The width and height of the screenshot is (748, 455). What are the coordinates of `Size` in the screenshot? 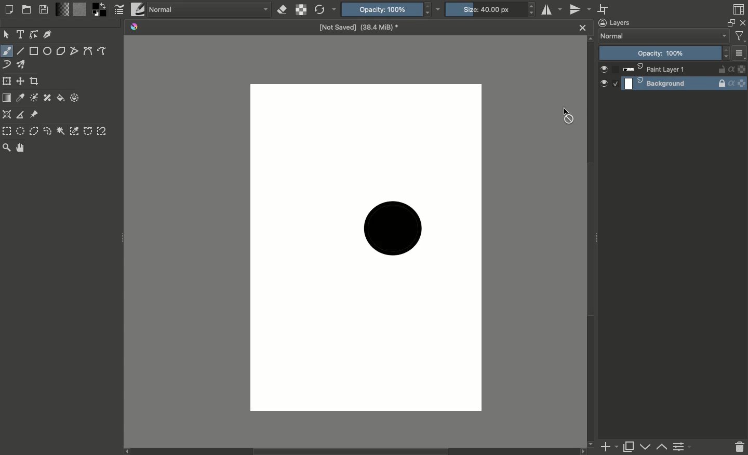 It's located at (486, 9).